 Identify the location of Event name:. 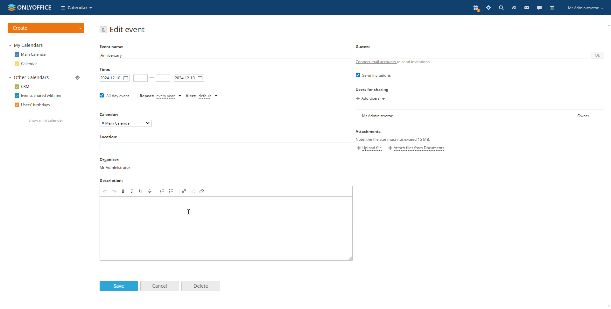
(117, 46).